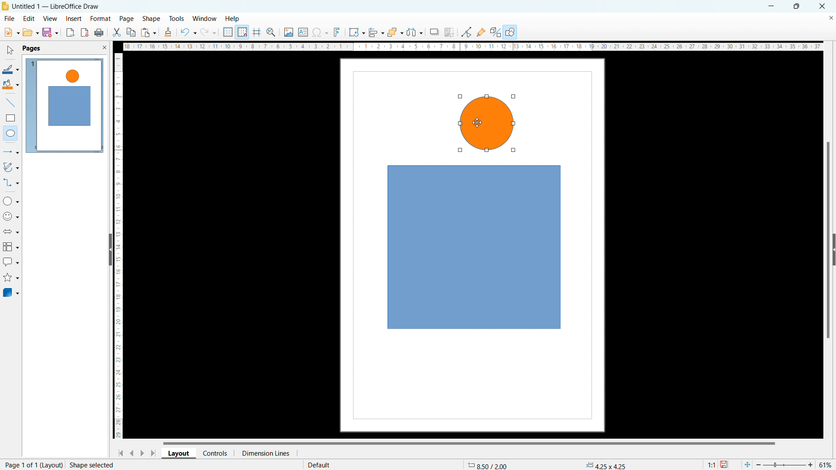  I want to click on guidelines while moving, so click(257, 33).